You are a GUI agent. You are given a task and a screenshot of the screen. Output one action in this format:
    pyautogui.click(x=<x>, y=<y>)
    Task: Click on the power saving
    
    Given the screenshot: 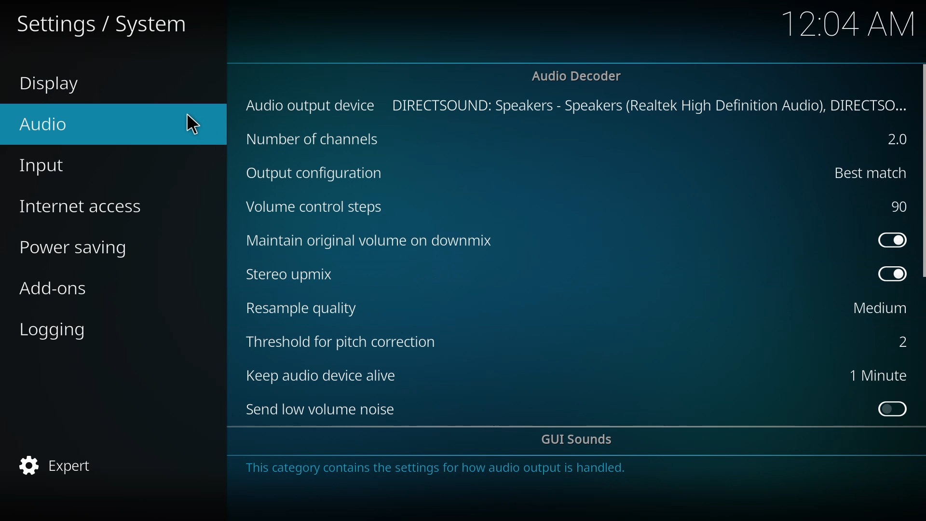 What is the action you would take?
    pyautogui.click(x=80, y=247)
    